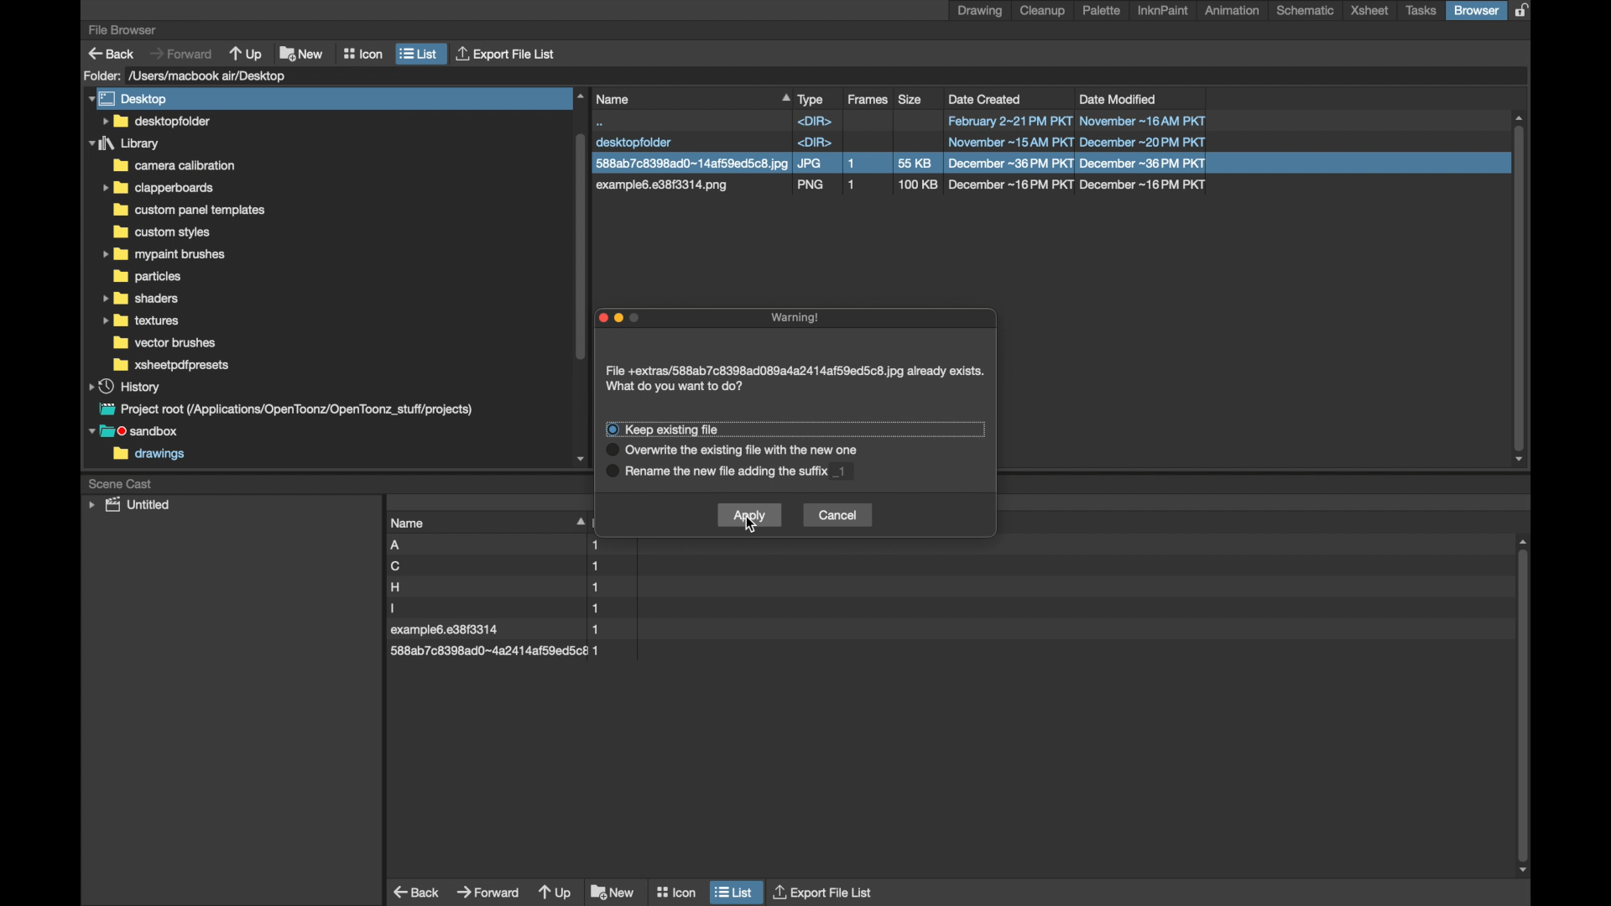 The image size is (1611, 906). What do you see at coordinates (122, 30) in the screenshot?
I see `file browser` at bounding box center [122, 30].